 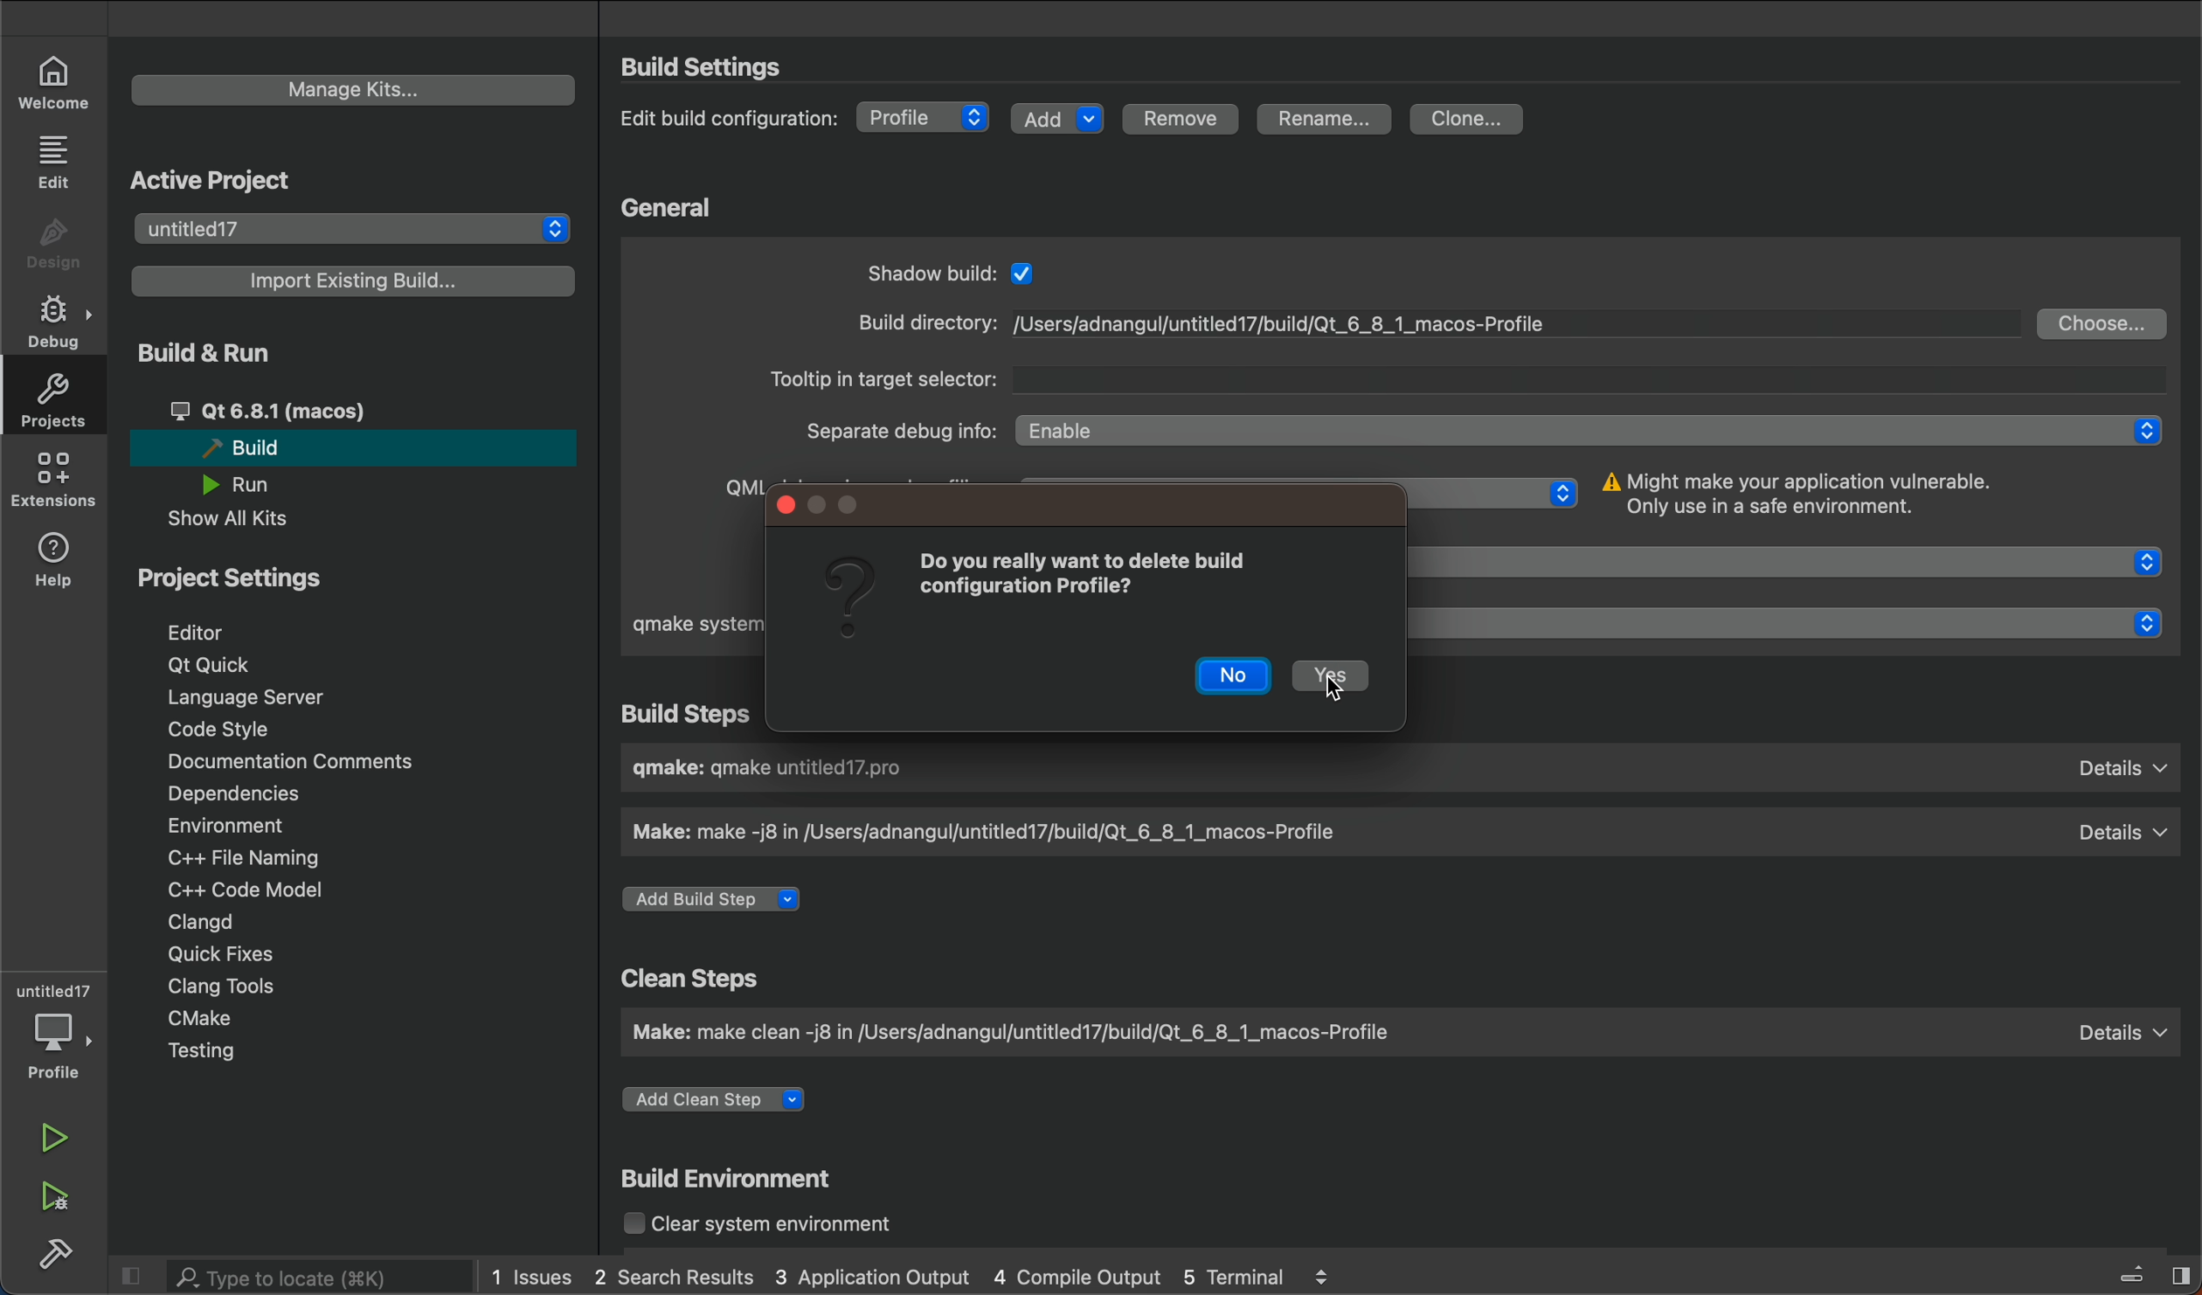 What do you see at coordinates (771, 1227) in the screenshot?
I see `clear system environment` at bounding box center [771, 1227].